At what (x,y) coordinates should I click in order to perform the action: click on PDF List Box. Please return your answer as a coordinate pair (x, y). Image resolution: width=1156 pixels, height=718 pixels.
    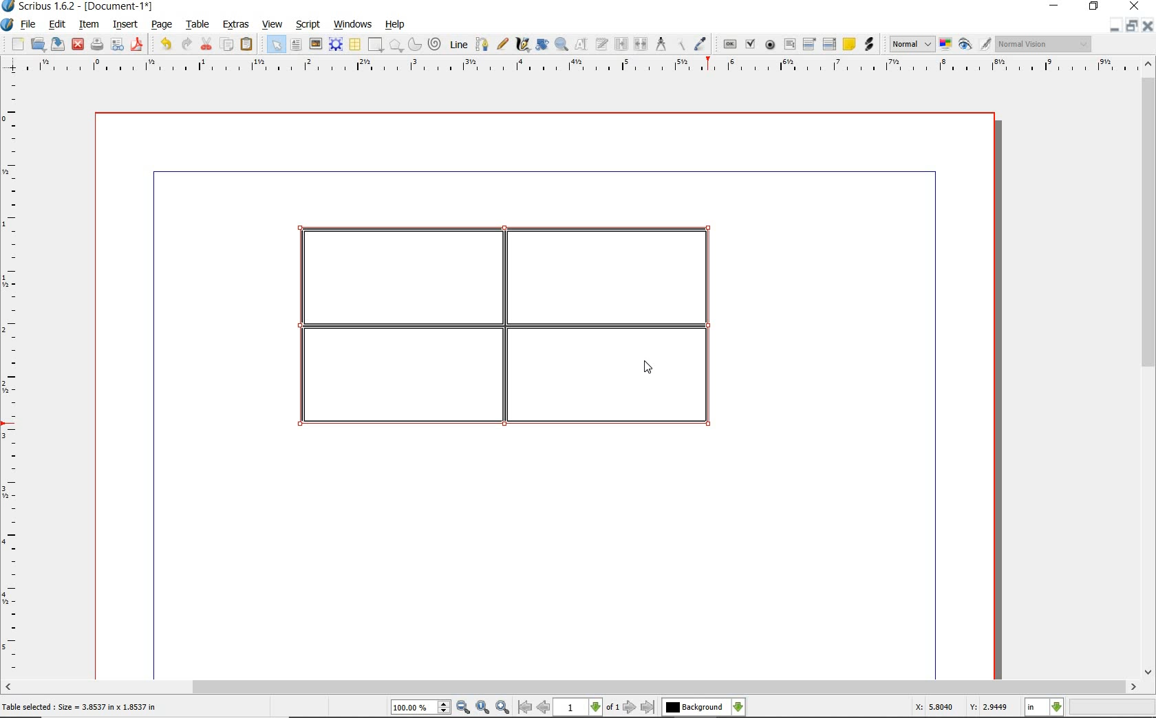
    Looking at the image, I should click on (829, 44).